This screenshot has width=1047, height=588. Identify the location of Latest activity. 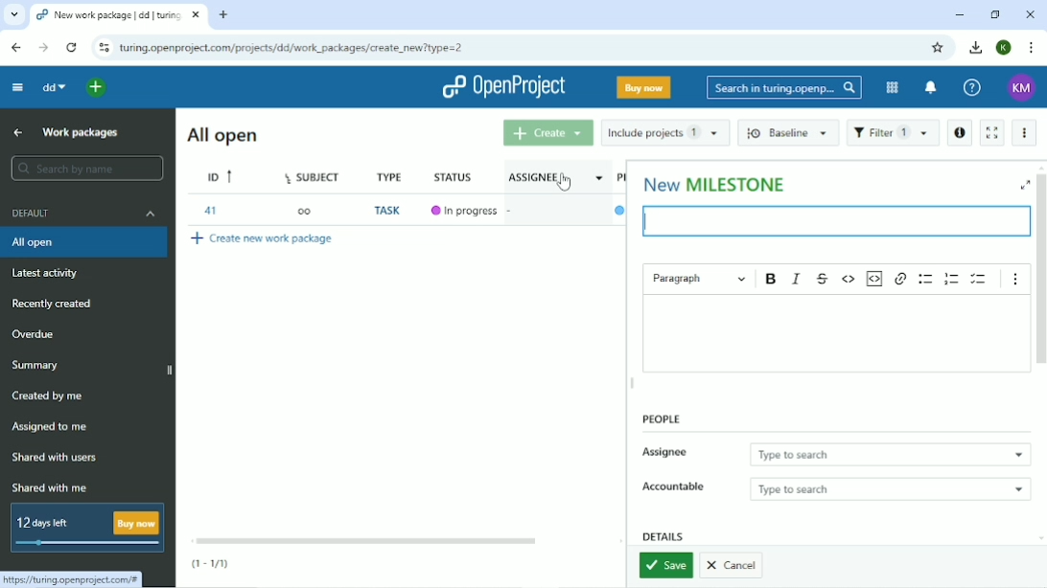
(52, 276).